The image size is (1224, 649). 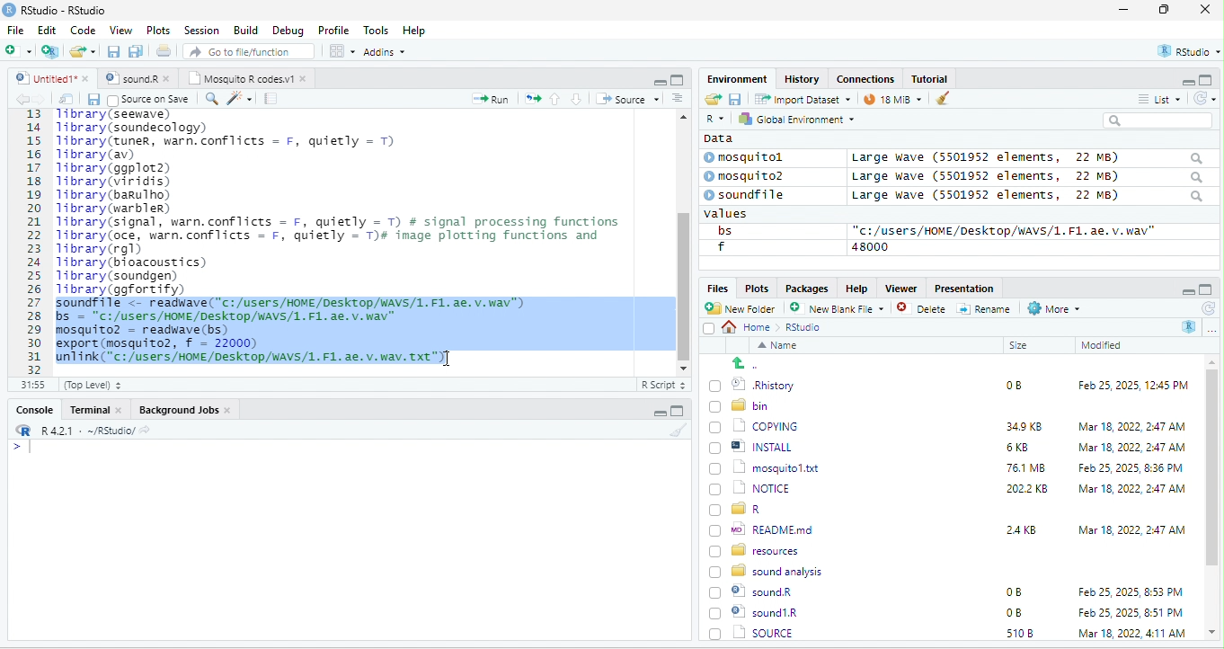 What do you see at coordinates (18, 449) in the screenshot?
I see `syntax` at bounding box center [18, 449].